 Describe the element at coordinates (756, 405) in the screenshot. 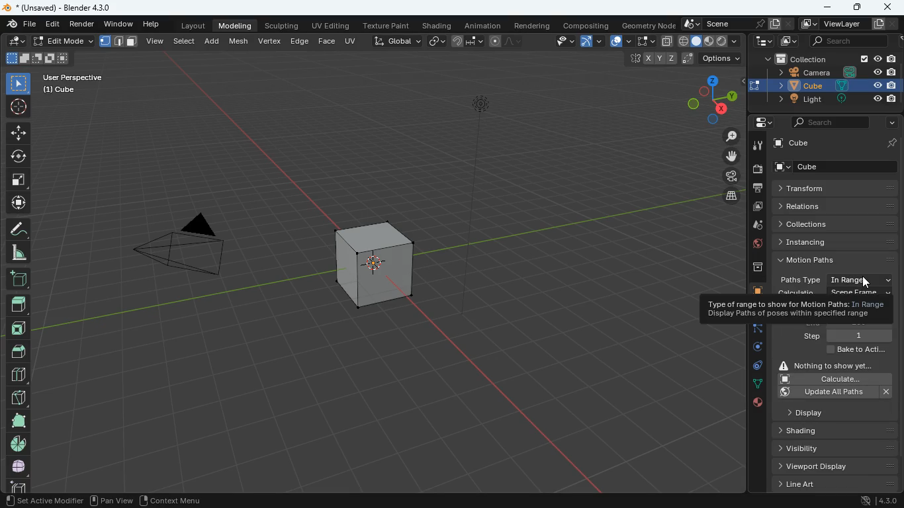

I see `public` at that location.